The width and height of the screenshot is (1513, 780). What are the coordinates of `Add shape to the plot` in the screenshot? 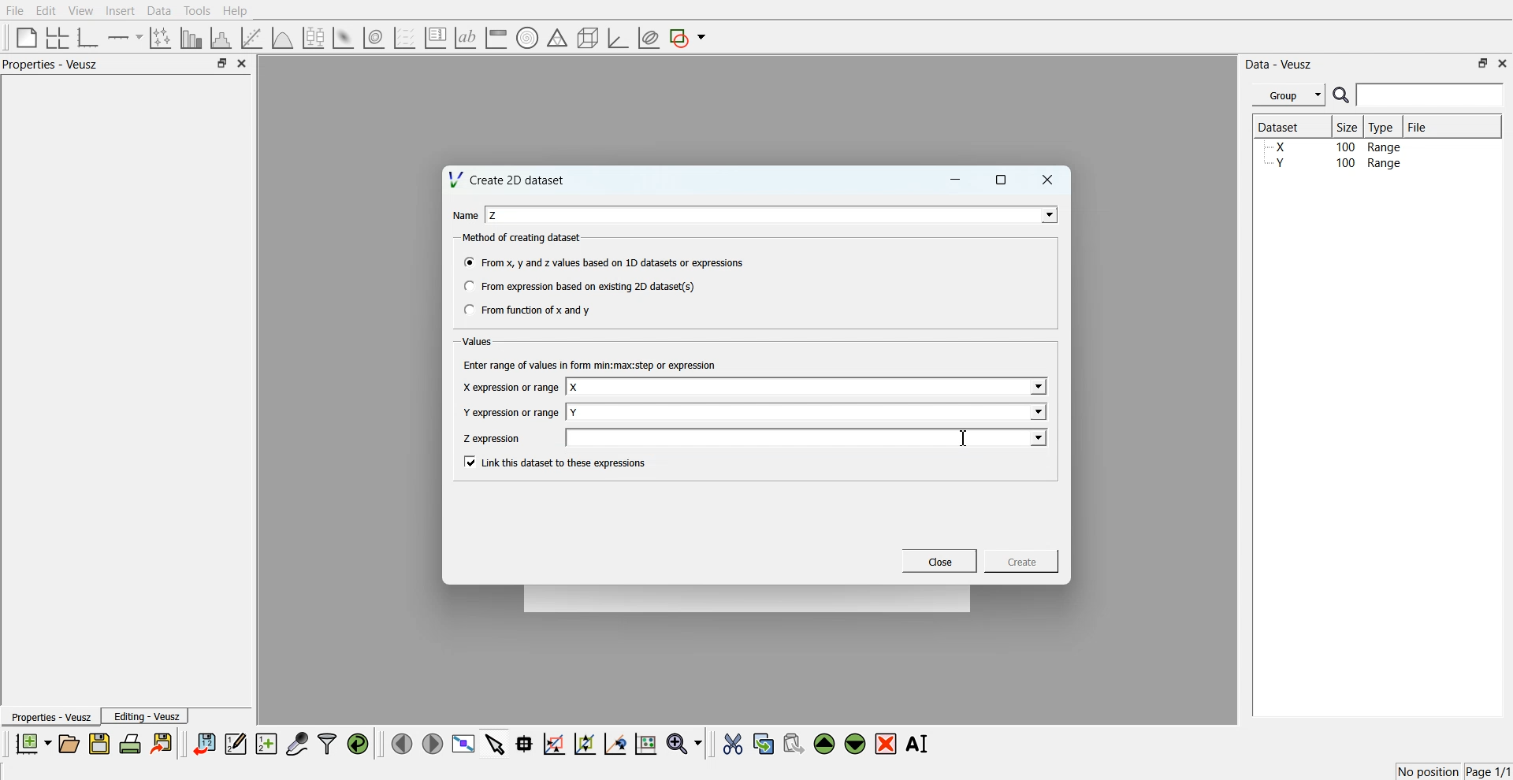 It's located at (687, 38).